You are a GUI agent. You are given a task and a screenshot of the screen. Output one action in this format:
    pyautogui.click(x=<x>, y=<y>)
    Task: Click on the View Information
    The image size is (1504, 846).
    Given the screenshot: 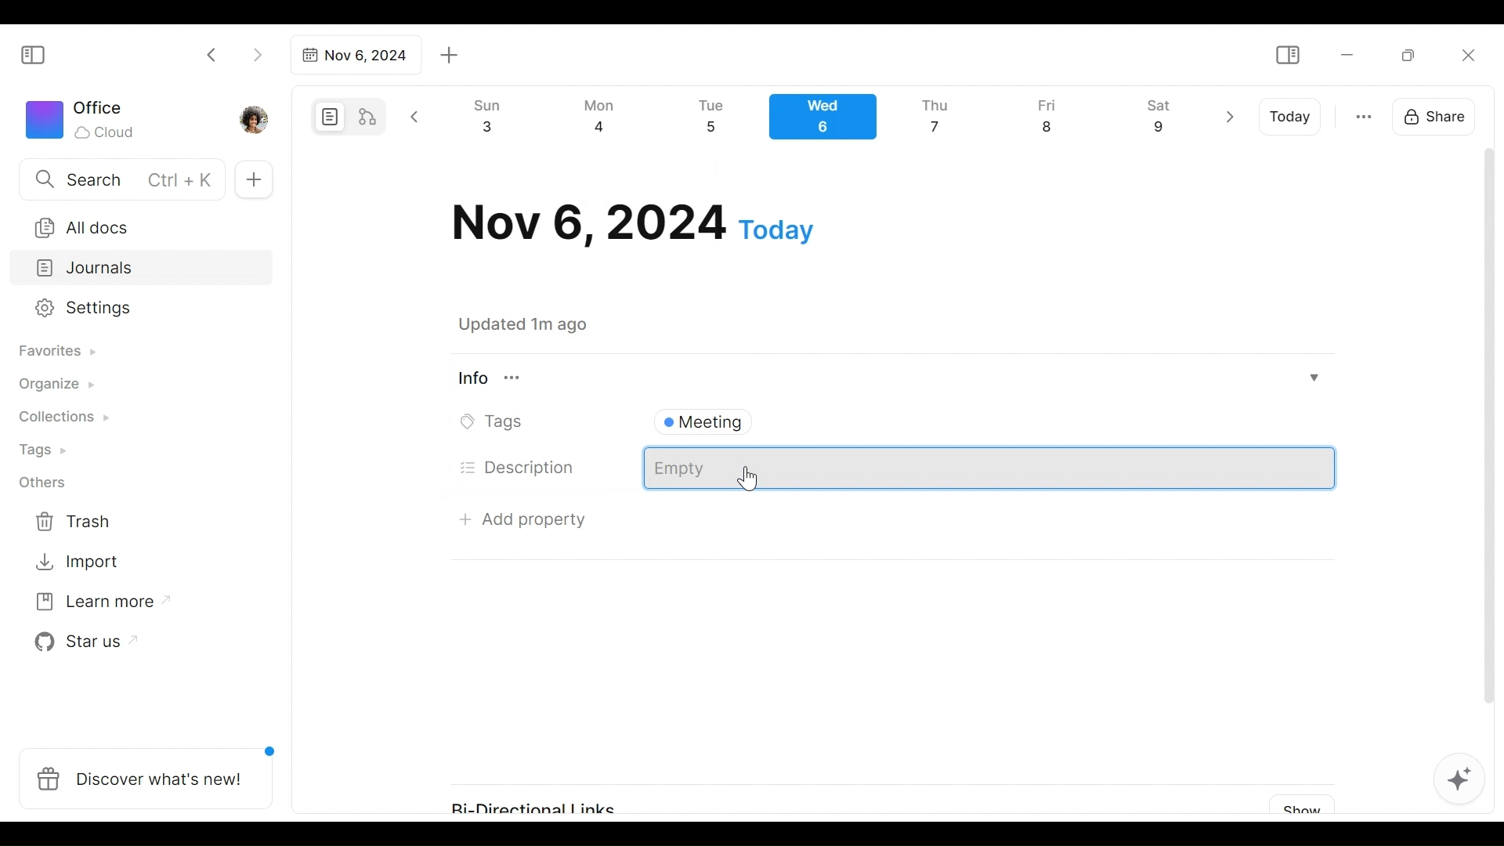 What is the action you would take?
    pyautogui.click(x=886, y=378)
    